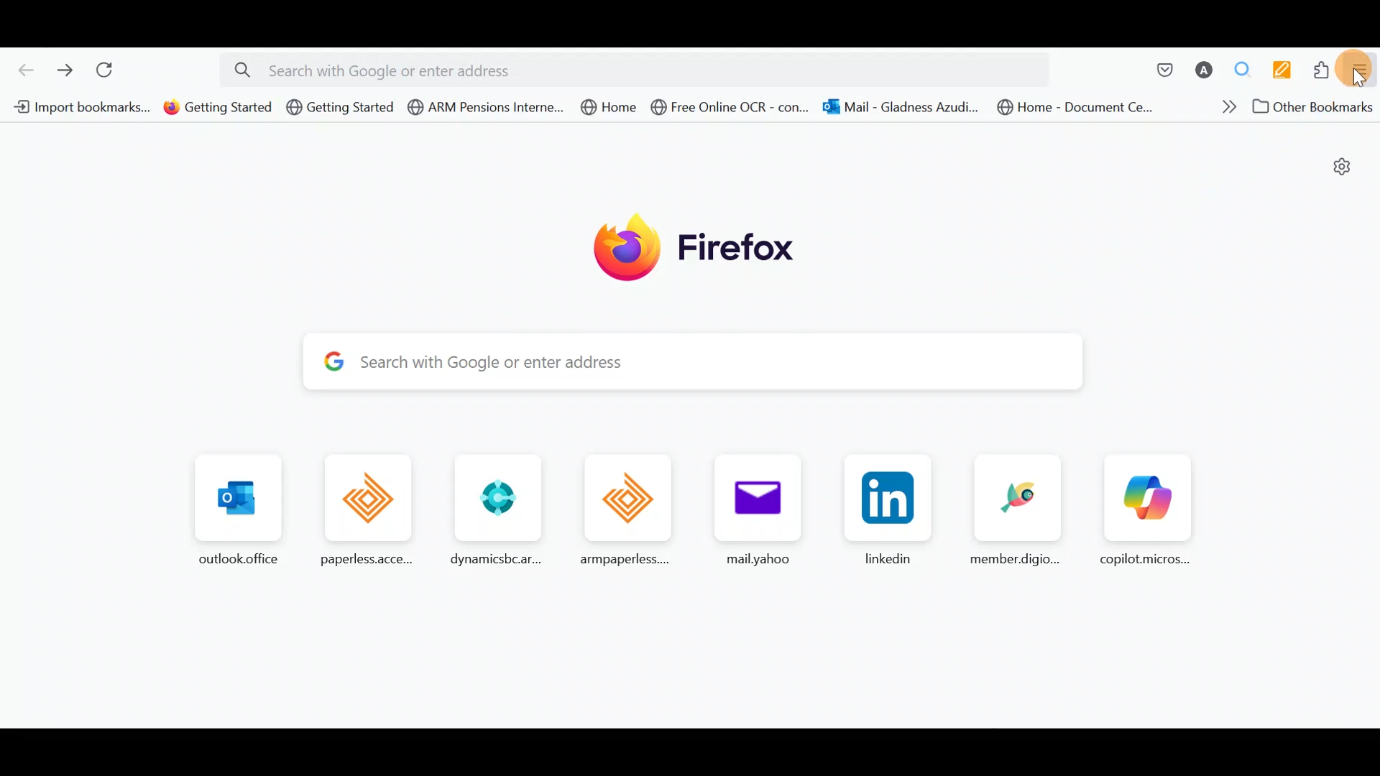 The width and height of the screenshot is (1380, 776). What do you see at coordinates (1200, 72) in the screenshot?
I see `Account name` at bounding box center [1200, 72].